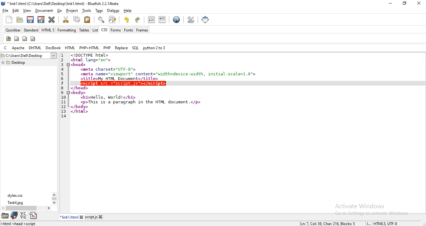 The height and width of the screenshot is (226, 426). Describe the element at coordinates (89, 47) in the screenshot. I see `php + html` at that location.